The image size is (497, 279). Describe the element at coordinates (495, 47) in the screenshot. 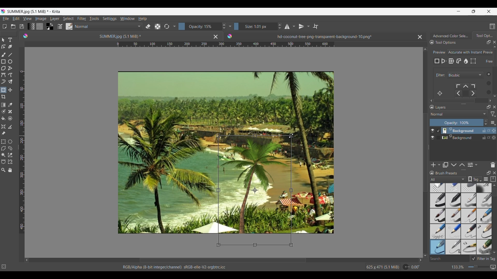

I see `Quick slide of vertical slide bar to top` at that location.